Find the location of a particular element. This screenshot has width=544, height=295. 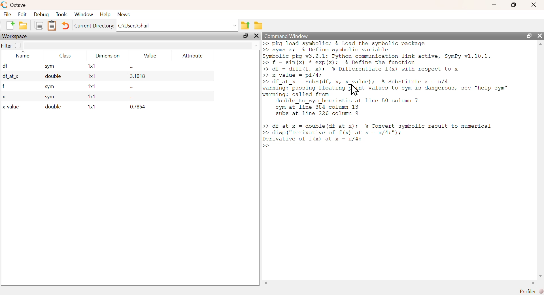

x_value is located at coordinates (11, 107).